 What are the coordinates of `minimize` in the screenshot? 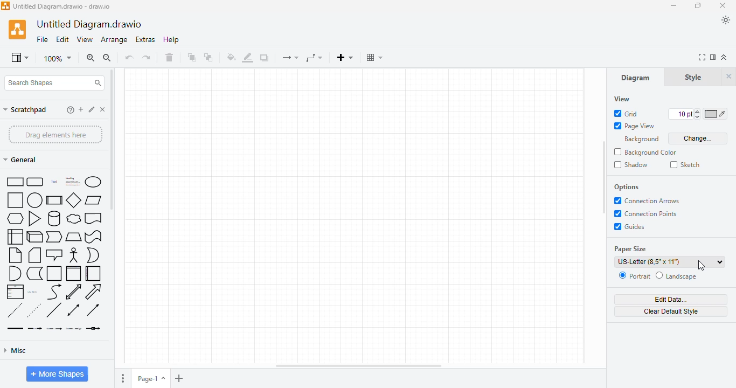 It's located at (673, 6).